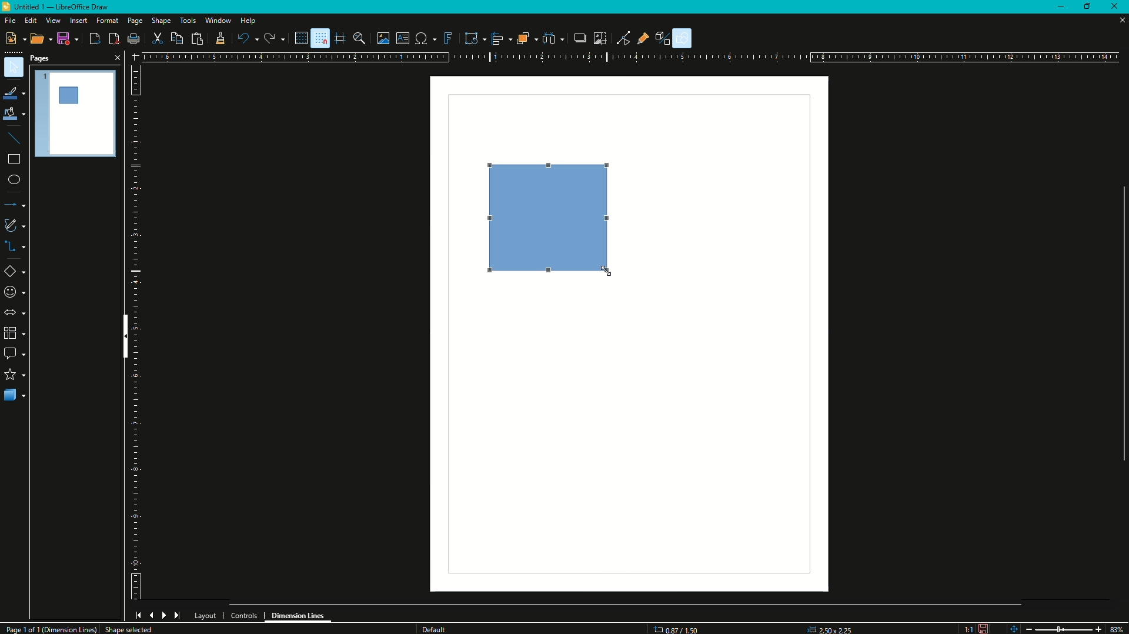  Describe the element at coordinates (15, 396) in the screenshot. I see `3D Objects` at that location.